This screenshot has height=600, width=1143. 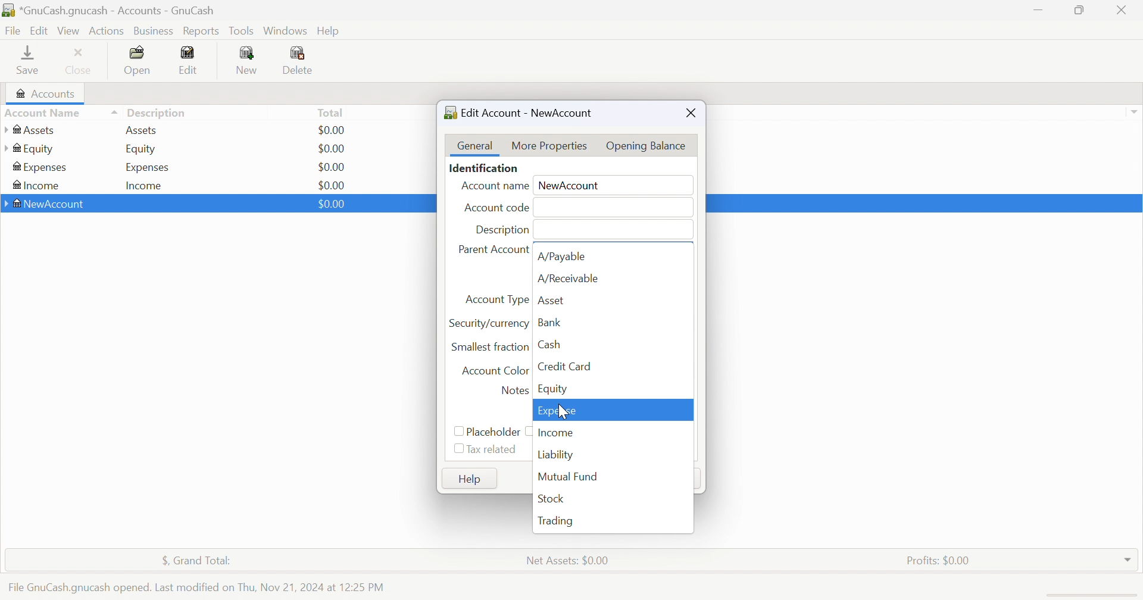 What do you see at coordinates (27, 59) in the screenshot?
I see `Save` at bounding box center [27, 59].